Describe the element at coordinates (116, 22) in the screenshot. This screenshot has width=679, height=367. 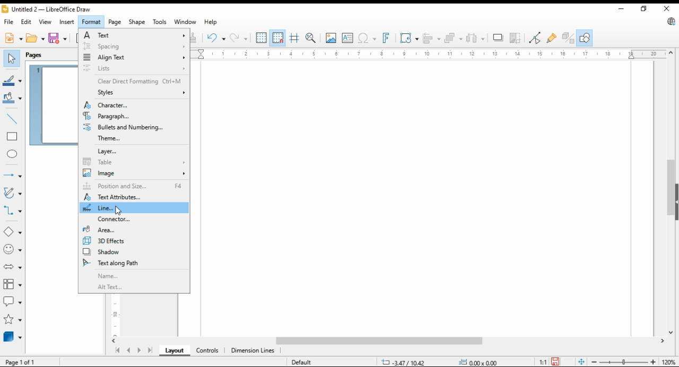
I see `page` at that location.